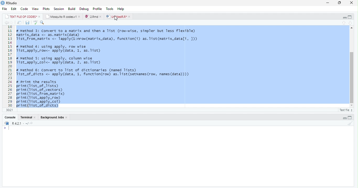 This screenshot has width=358, height=188. Describe the element at coordinates (340, 3) in the screenshot. I see `Maximize` at that location.